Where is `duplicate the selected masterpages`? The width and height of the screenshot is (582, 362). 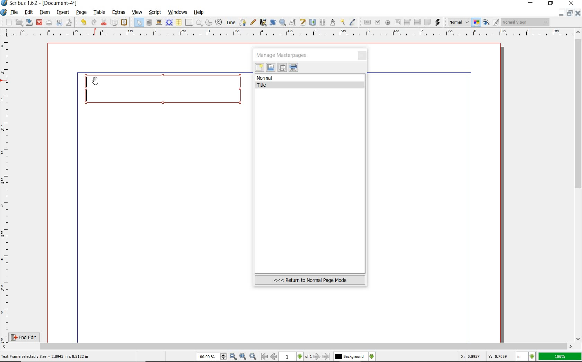
duplicate the selected masterpages is located at coordinates (282, 68).